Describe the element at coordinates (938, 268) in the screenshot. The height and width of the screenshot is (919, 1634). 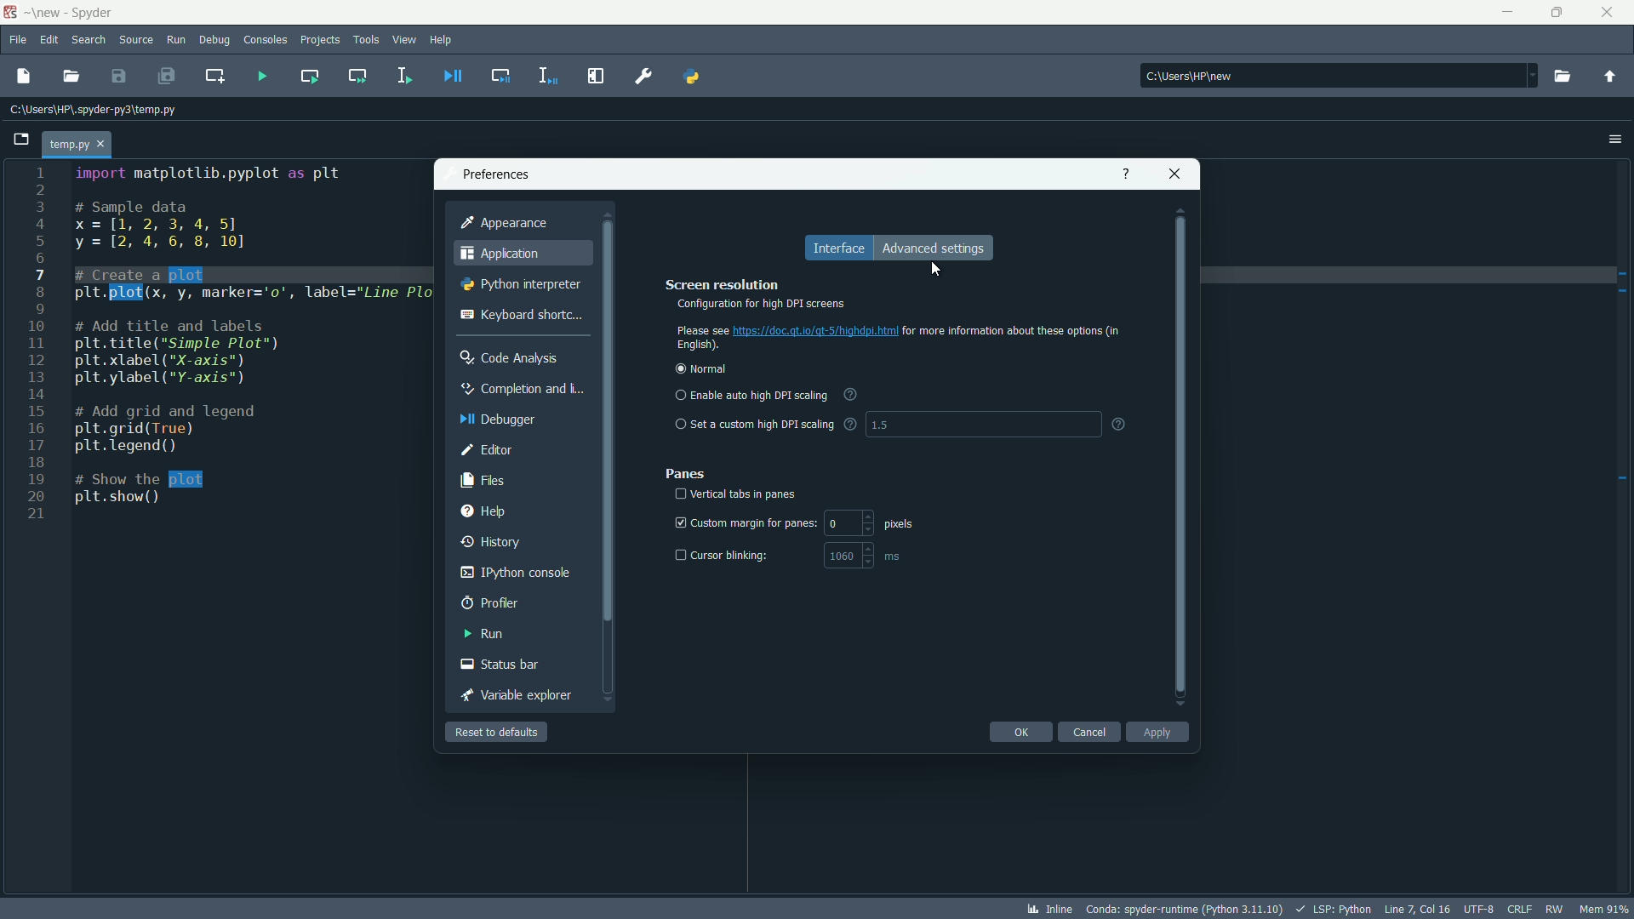
I see `cursor` at that location.